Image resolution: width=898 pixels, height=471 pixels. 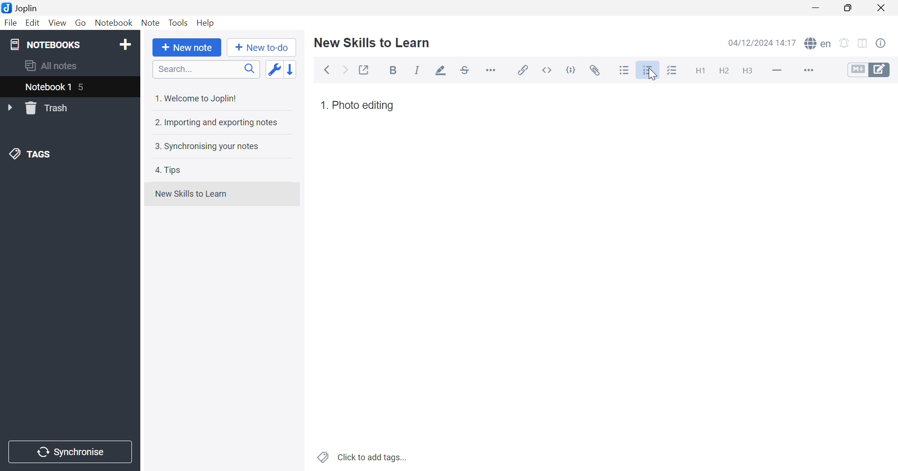 What do you see at coordinates (363, 458) in the screenshot?
I see `Click to add tags...` at bounding box center [363, 458].